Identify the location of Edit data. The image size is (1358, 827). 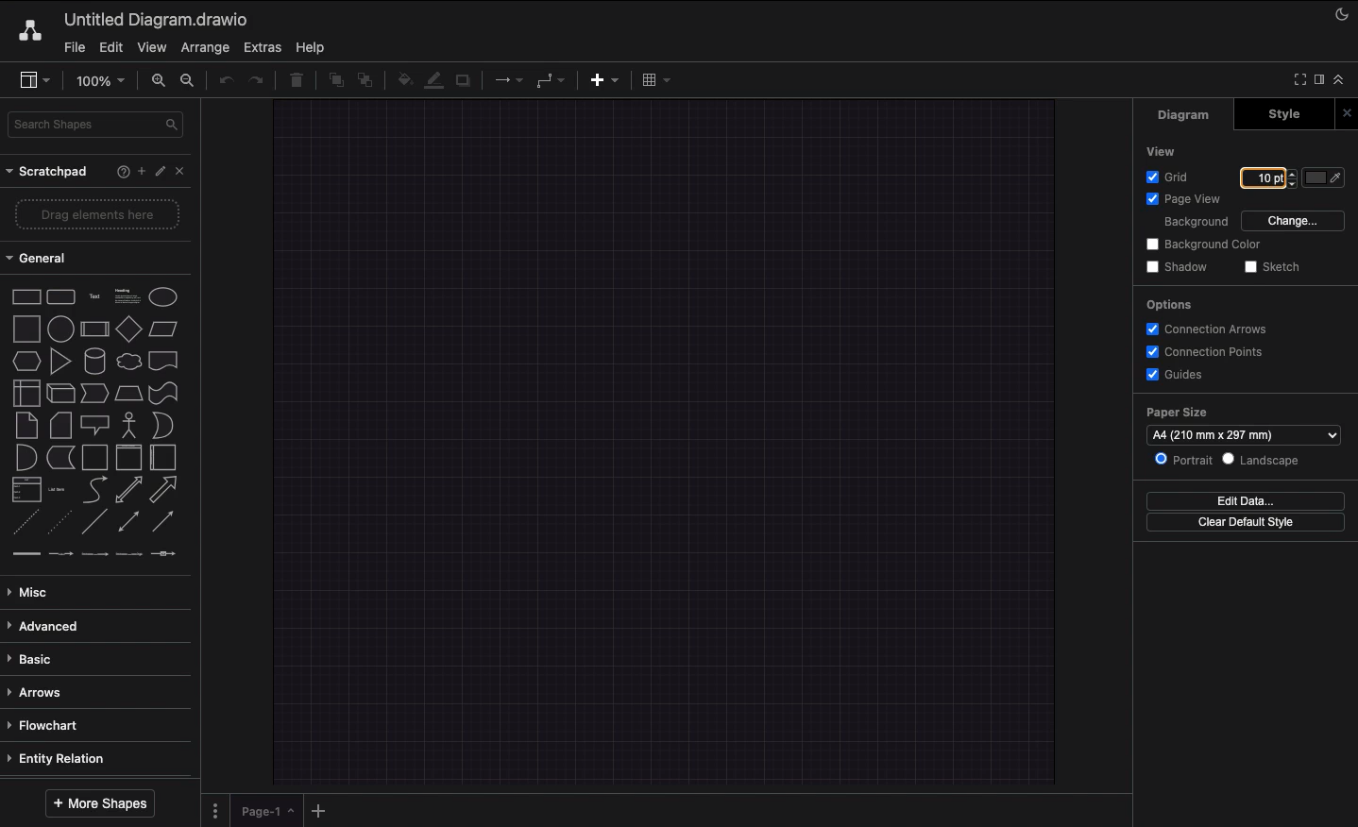
(1250, 500).